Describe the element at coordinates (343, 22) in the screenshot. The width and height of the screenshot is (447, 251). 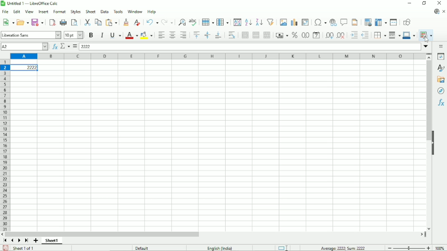
I see `Insert comment` at that location.